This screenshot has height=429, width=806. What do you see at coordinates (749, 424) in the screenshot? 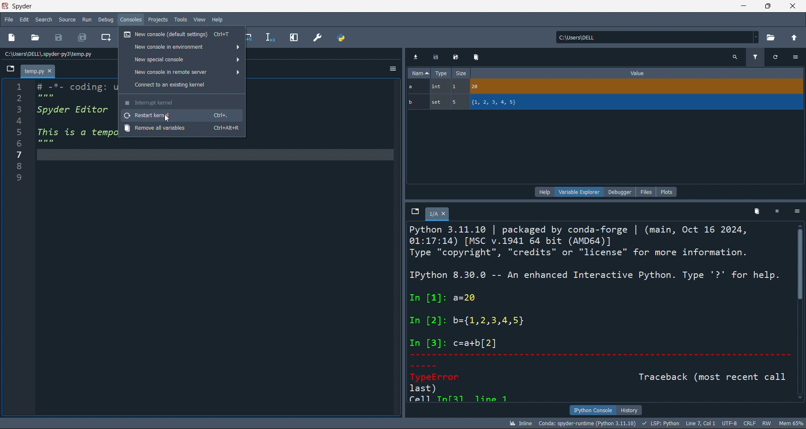
I see `CRLF` at bounding box center [749, 424].